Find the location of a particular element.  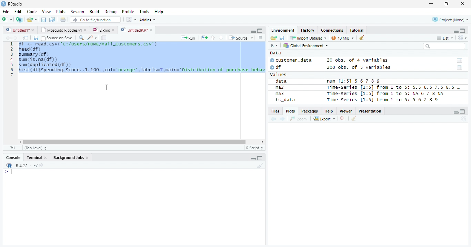

Edit is located at coordinates (18, 11).